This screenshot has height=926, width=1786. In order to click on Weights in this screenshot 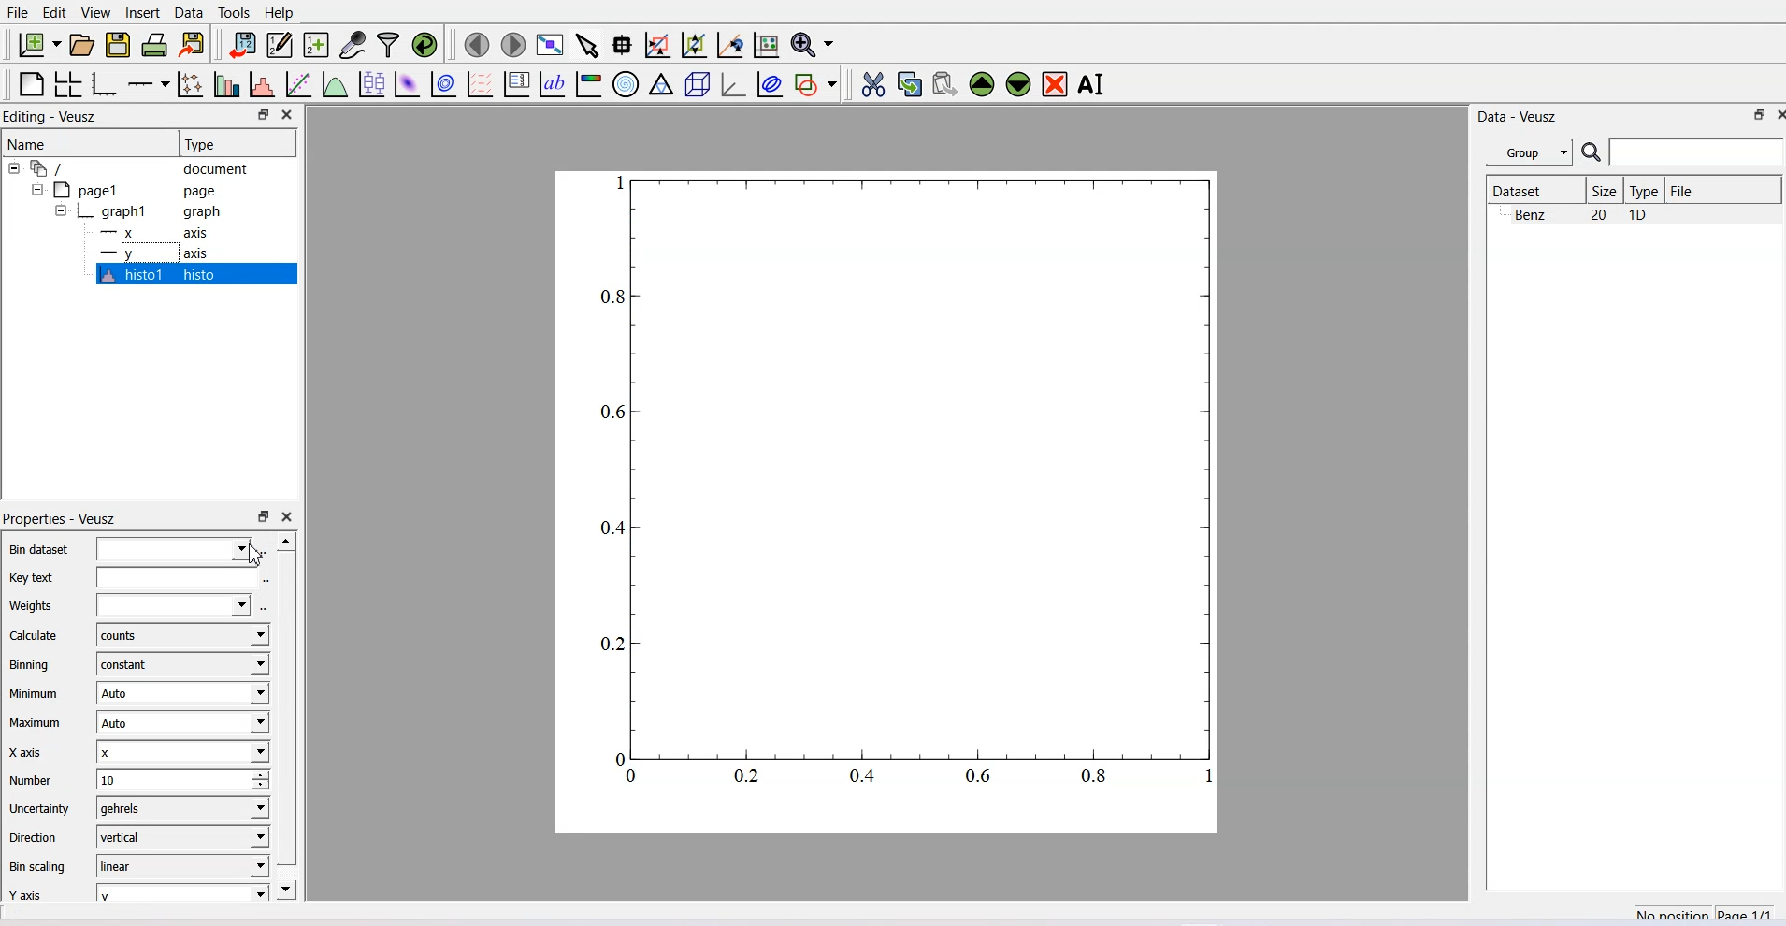, I will do `click(128, 604)`.